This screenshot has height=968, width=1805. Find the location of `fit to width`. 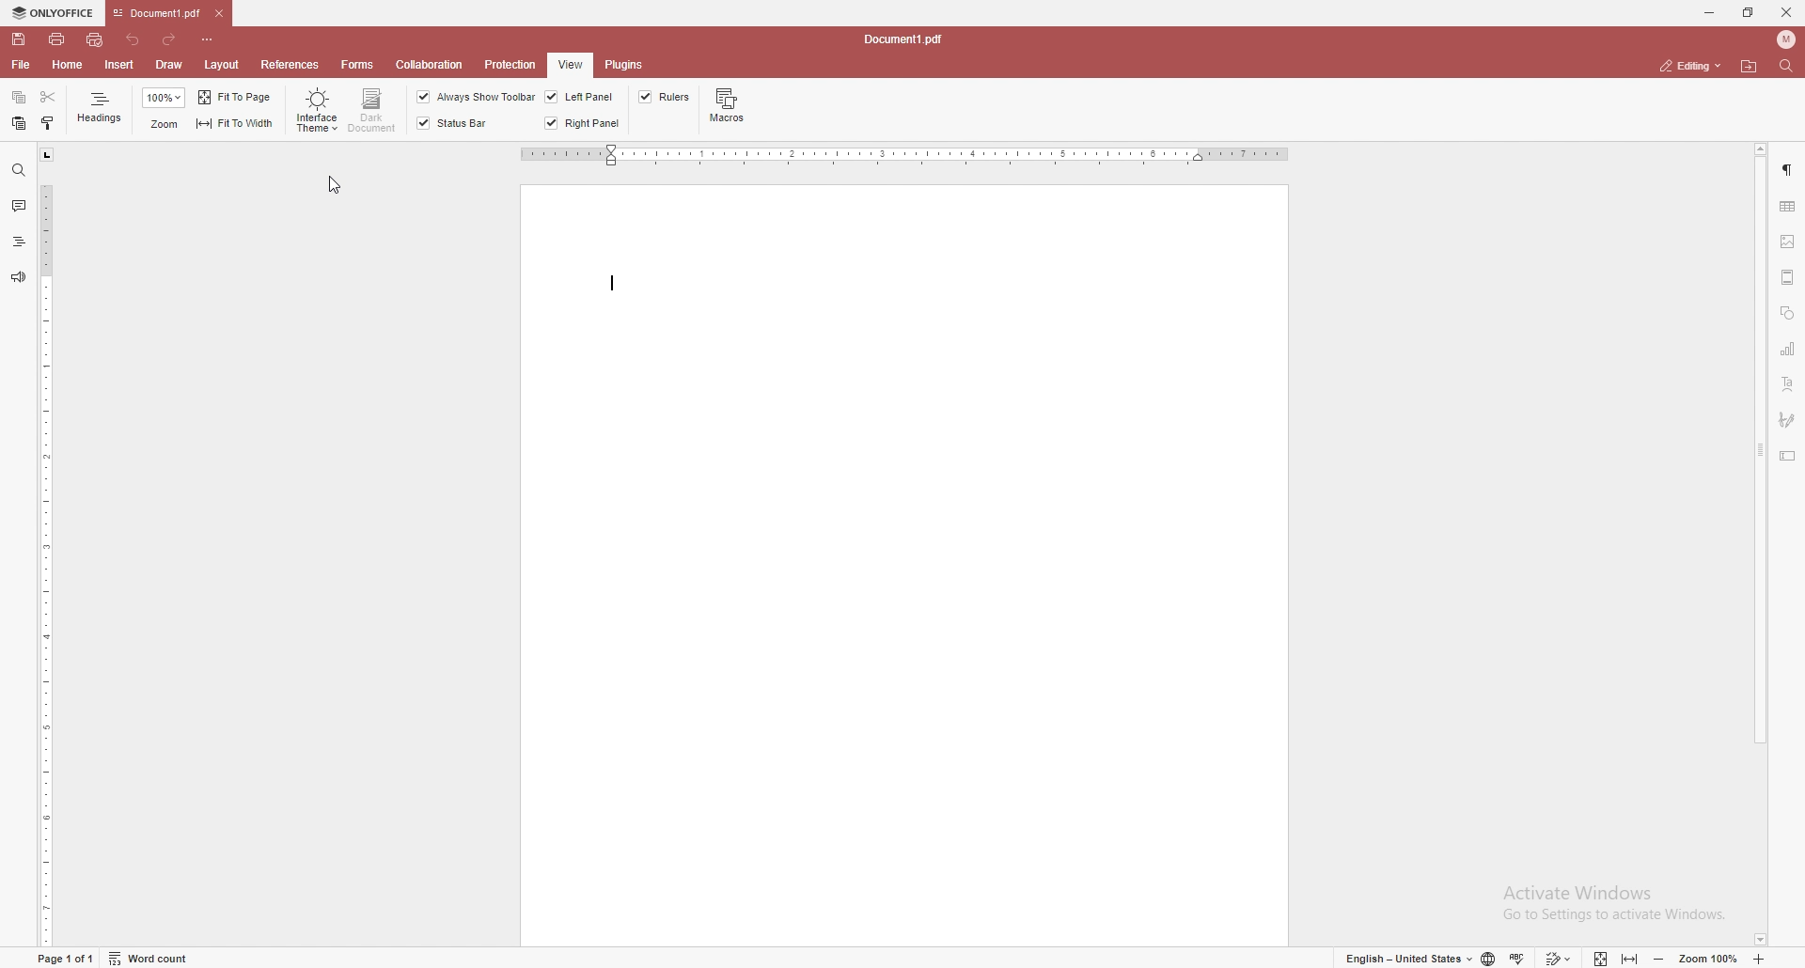

fit to width is located at coordinates (1631, 958).